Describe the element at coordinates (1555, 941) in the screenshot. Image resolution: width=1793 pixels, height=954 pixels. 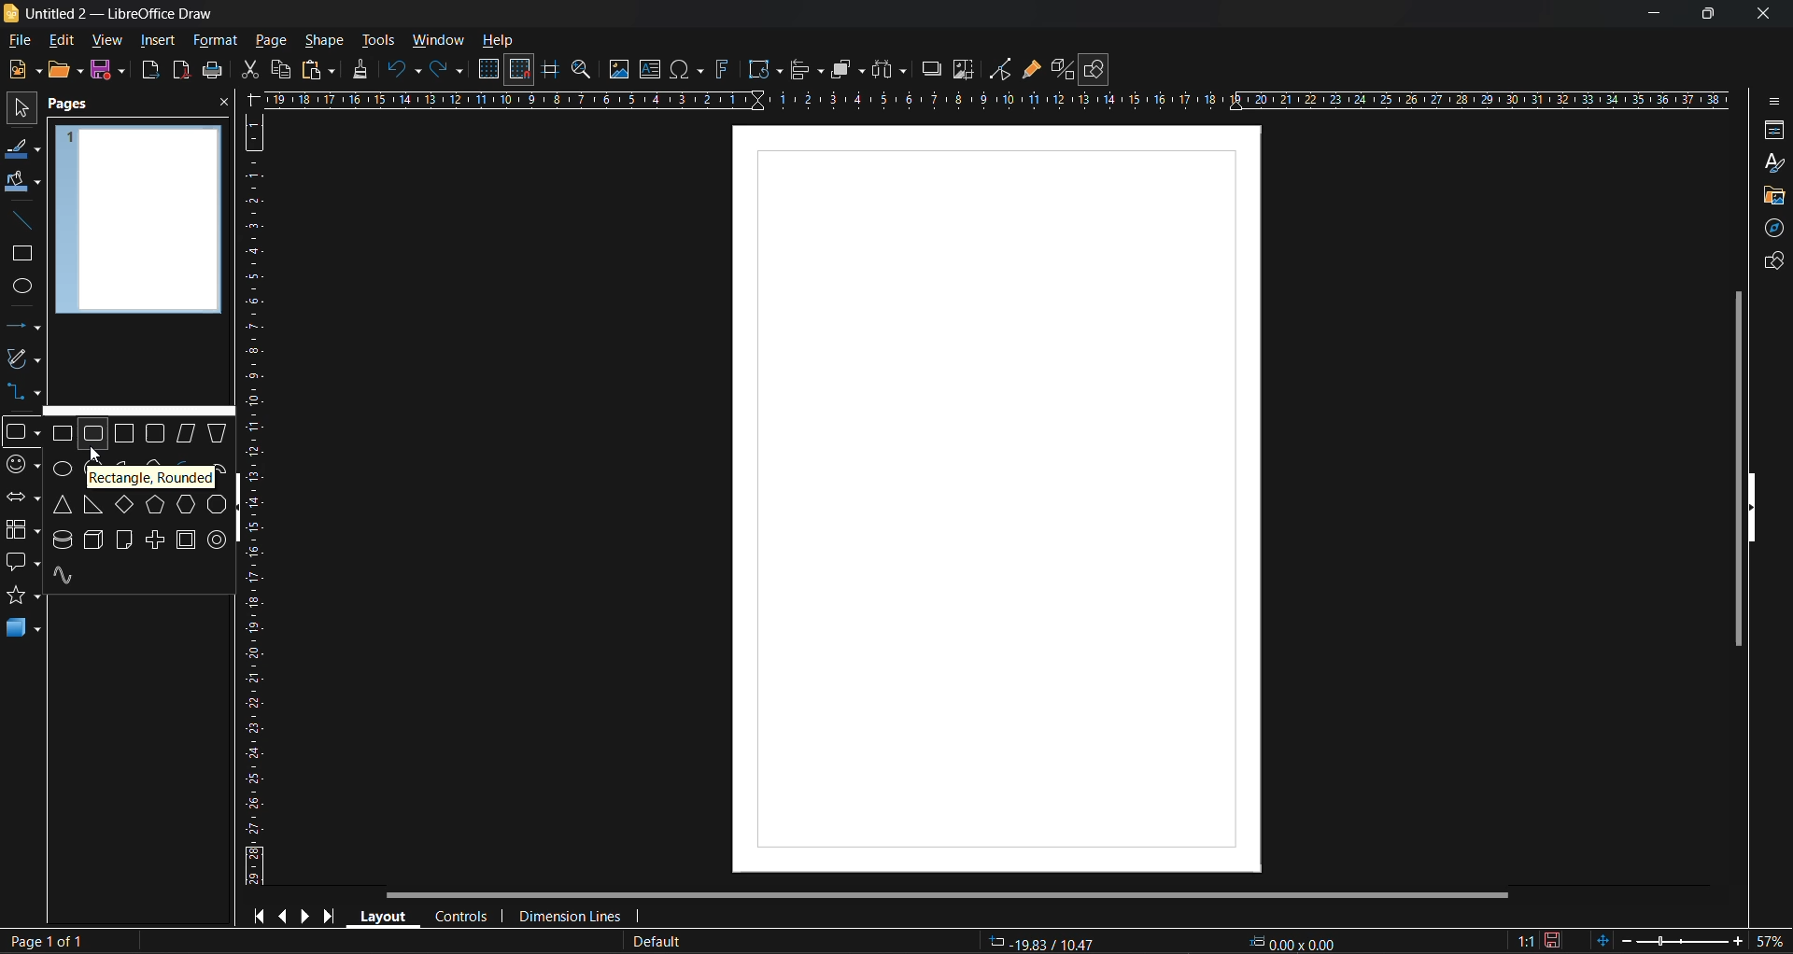
I see `click to save` at that location.